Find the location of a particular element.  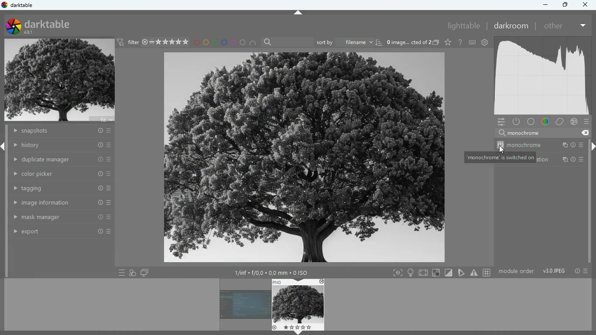

image name is located at coordinates (409, 42).